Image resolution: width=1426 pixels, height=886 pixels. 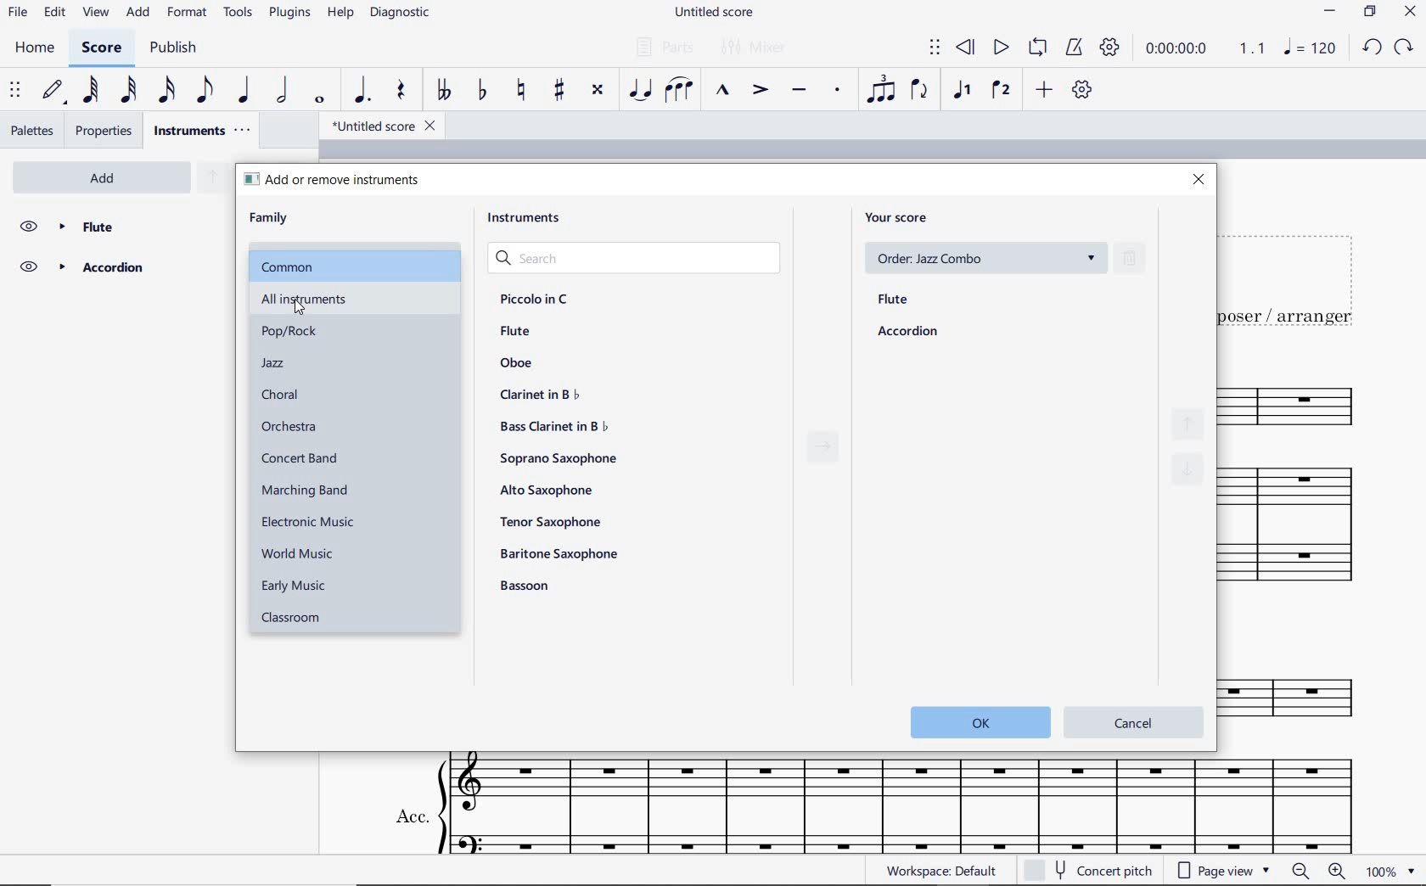 What do you see at coordinates (978, 721) in the screenshot?
I see `ok` at bounding box center [978, 721].